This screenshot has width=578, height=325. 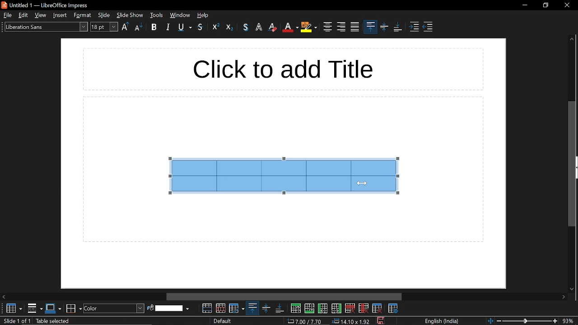 I want to click on highlight, so click(x=309, y=27).